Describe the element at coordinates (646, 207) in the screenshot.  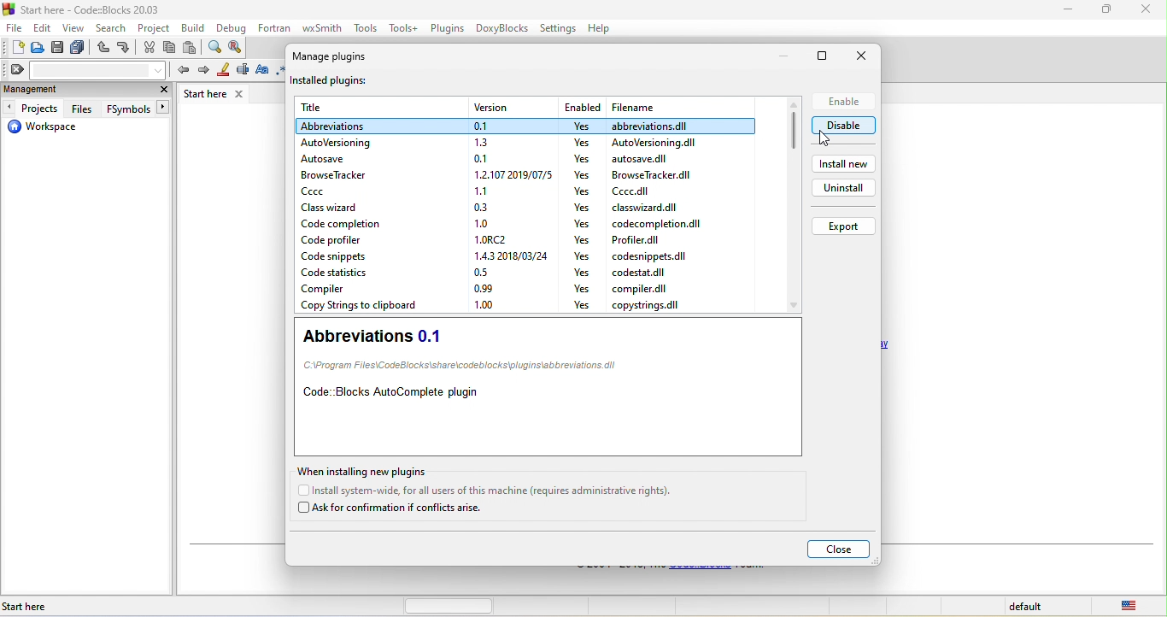
I see `file` at that location.